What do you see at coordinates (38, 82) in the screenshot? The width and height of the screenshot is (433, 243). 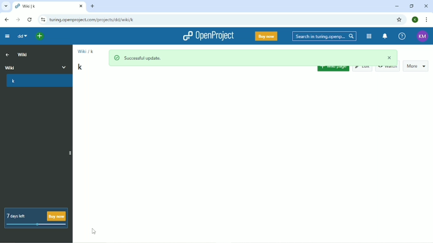 I see `k` at bounding box center [38, 82].